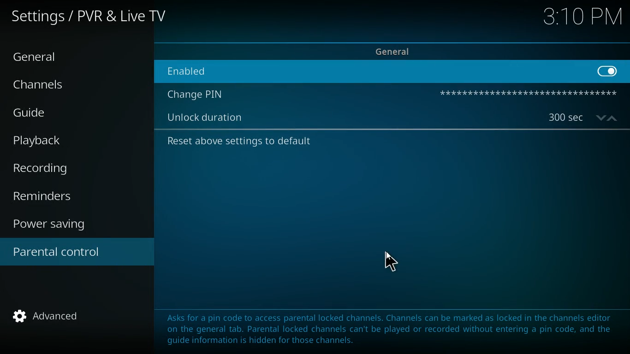 This screenshot has height=354, width=630. What do you see at coordinates (91, 18) in the screenshot?
I see `settings` at bounding box center [91, 18].